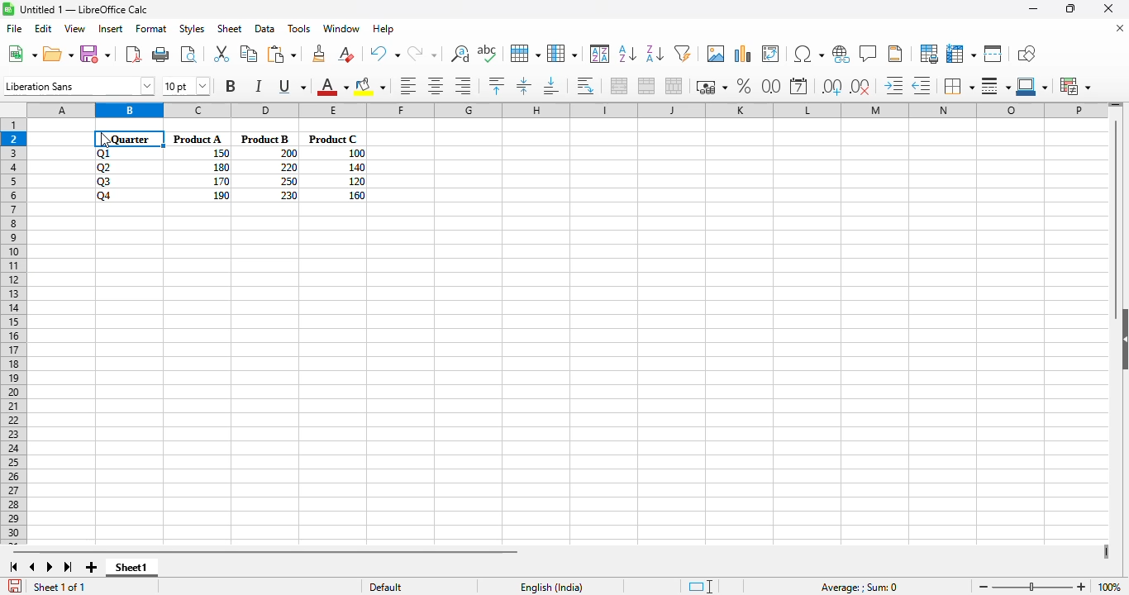 The image size is (1129, 595). I want to click on merge cells, so click(646, 85).